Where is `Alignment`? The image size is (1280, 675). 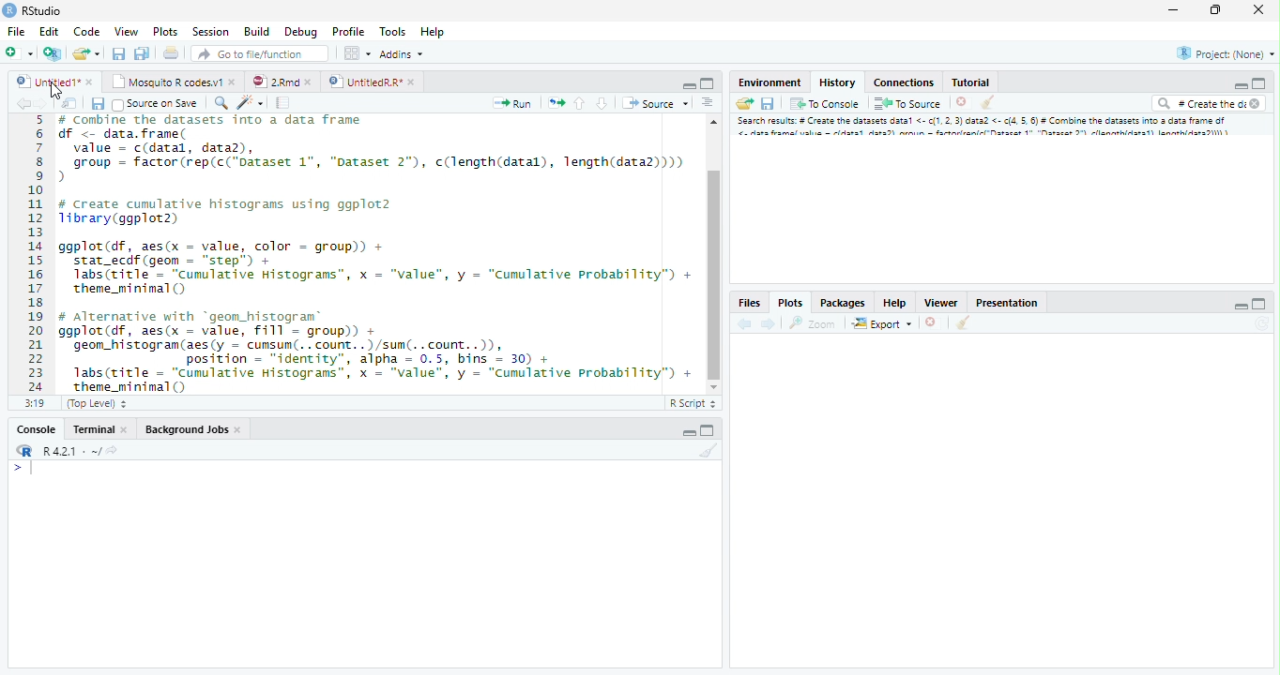
Alignment is located at coordinates (709, 106).